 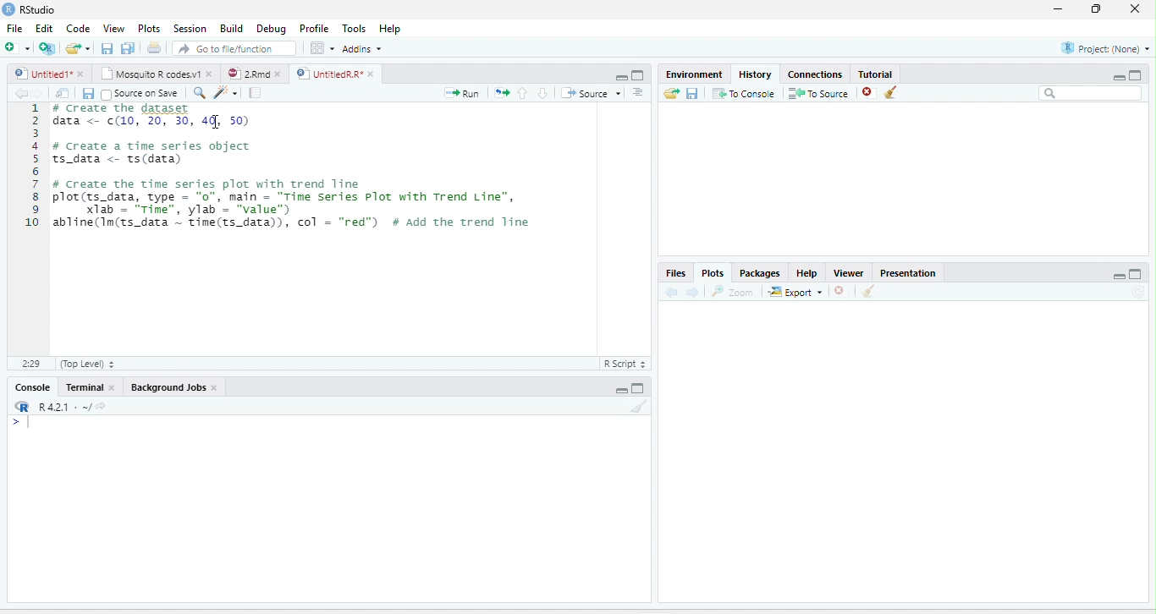 What do you see at coordinates (215, 122) in the screenshot?
I see `cursor` at bounding box center [215, 122].